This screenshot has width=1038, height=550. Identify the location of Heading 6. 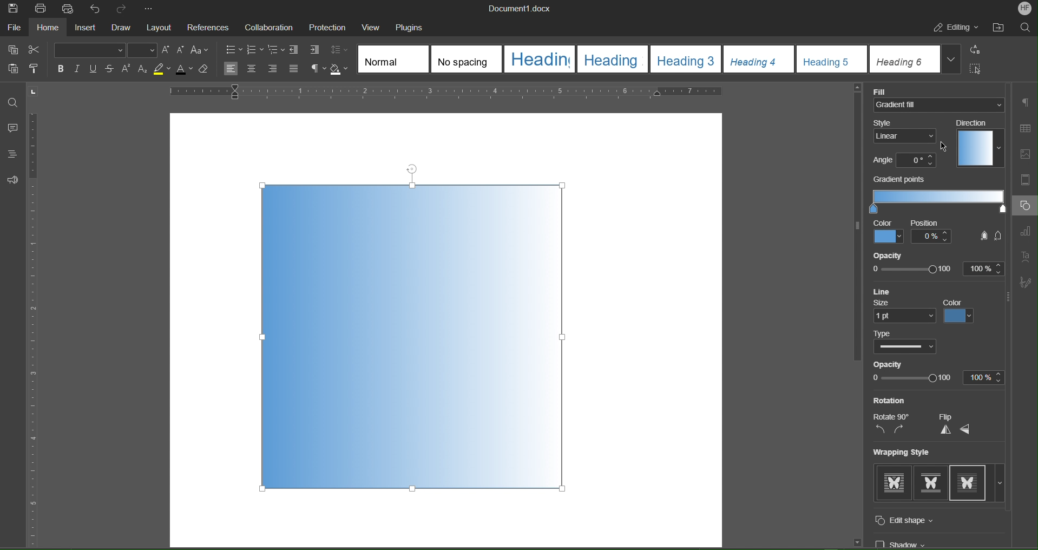
(905, 60).